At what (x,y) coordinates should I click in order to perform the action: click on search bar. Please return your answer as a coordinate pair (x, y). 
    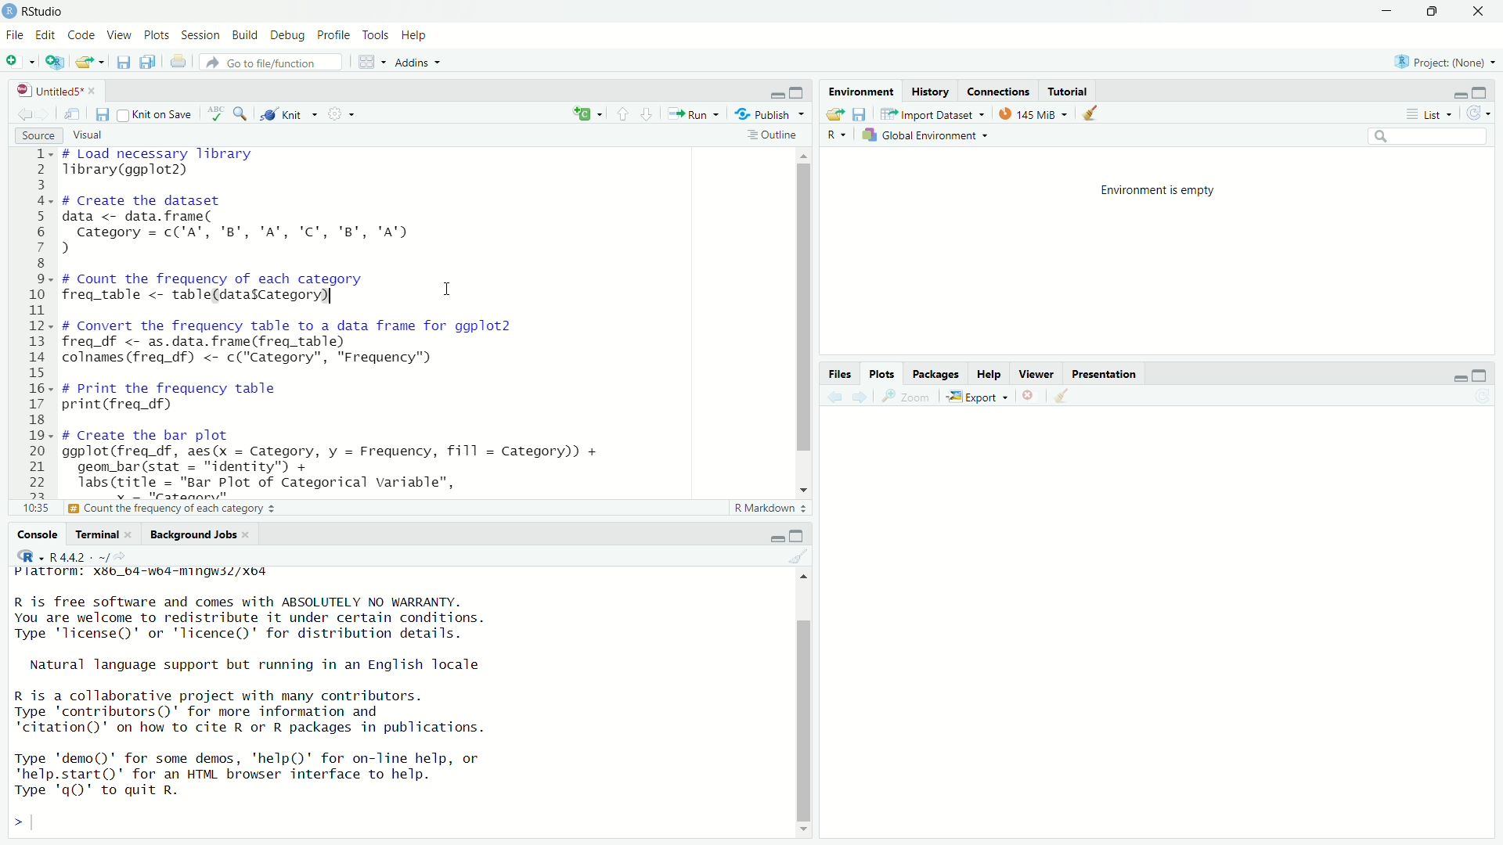
    Looking at the image, I should click on (1425, 136).